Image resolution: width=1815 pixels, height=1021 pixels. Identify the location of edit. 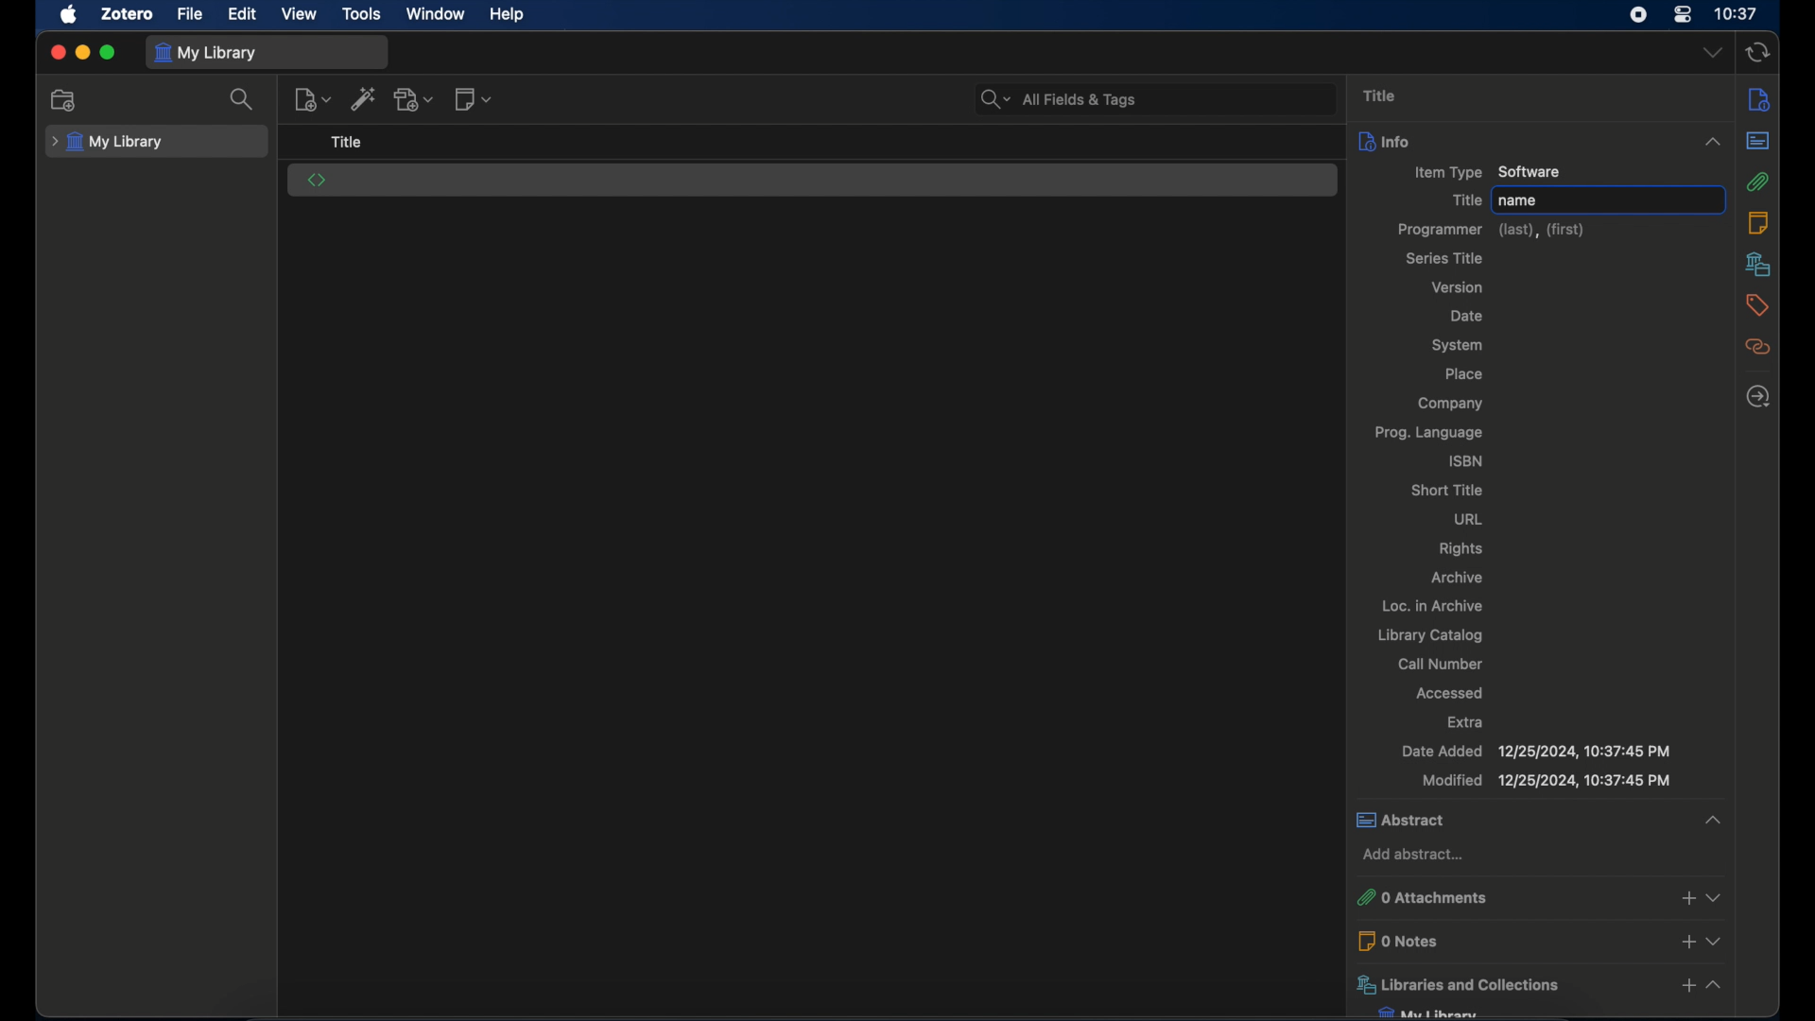
(242, 15).